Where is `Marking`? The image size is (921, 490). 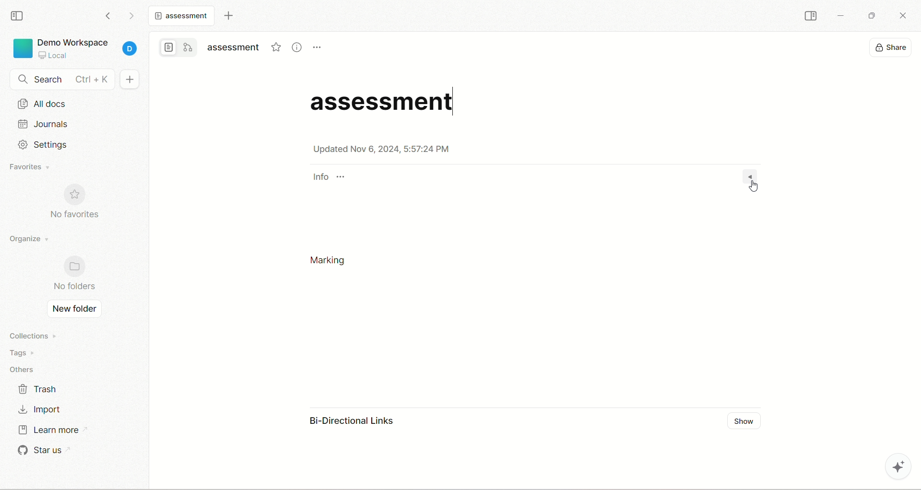
Marking is located at coordinates (331, 262).